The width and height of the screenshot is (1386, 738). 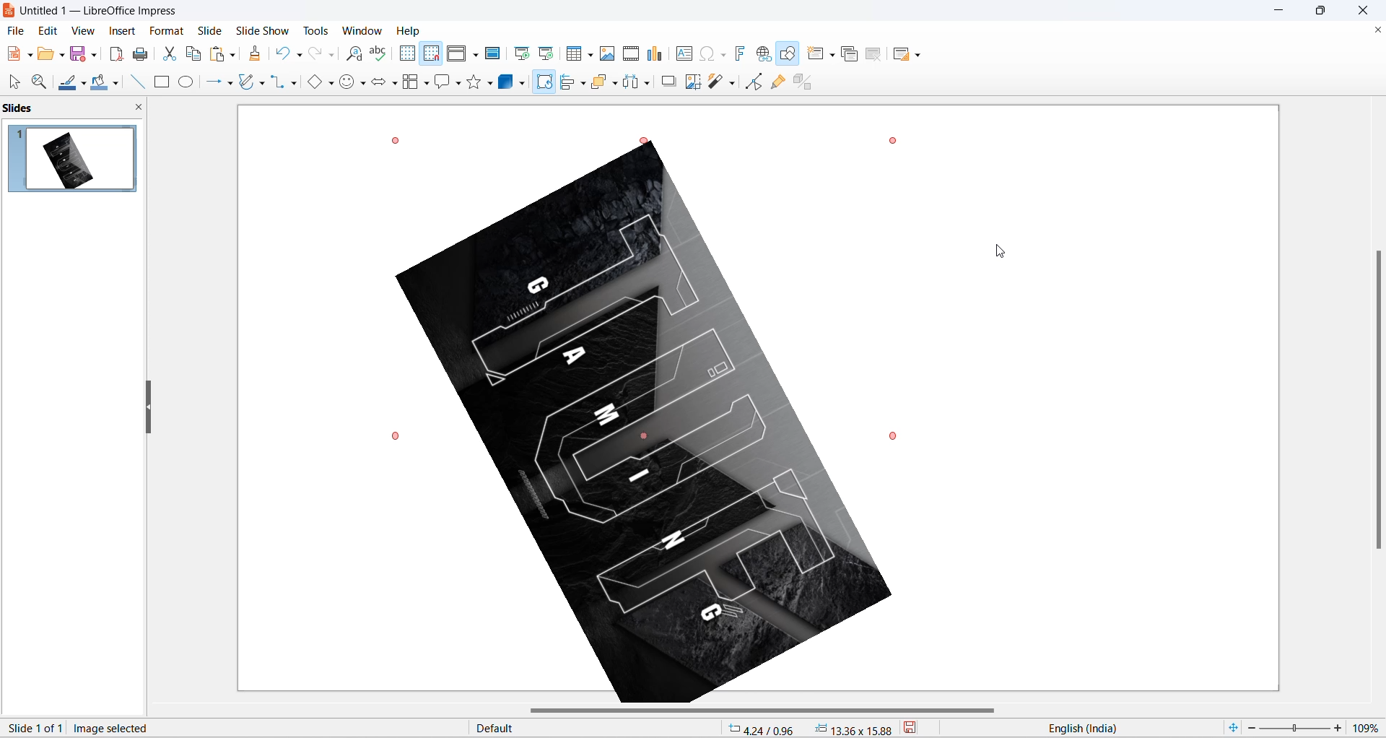 I want to click on insert table, so click(x=575, y=54).